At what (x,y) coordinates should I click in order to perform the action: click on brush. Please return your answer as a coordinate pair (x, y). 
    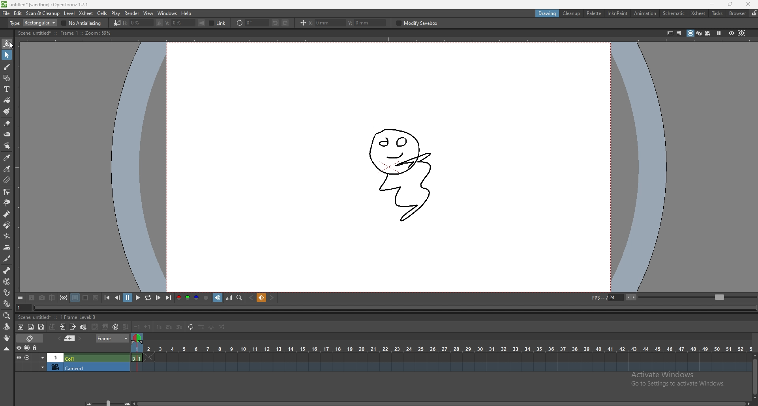
    Looking at the image, I should click on (7, 111).